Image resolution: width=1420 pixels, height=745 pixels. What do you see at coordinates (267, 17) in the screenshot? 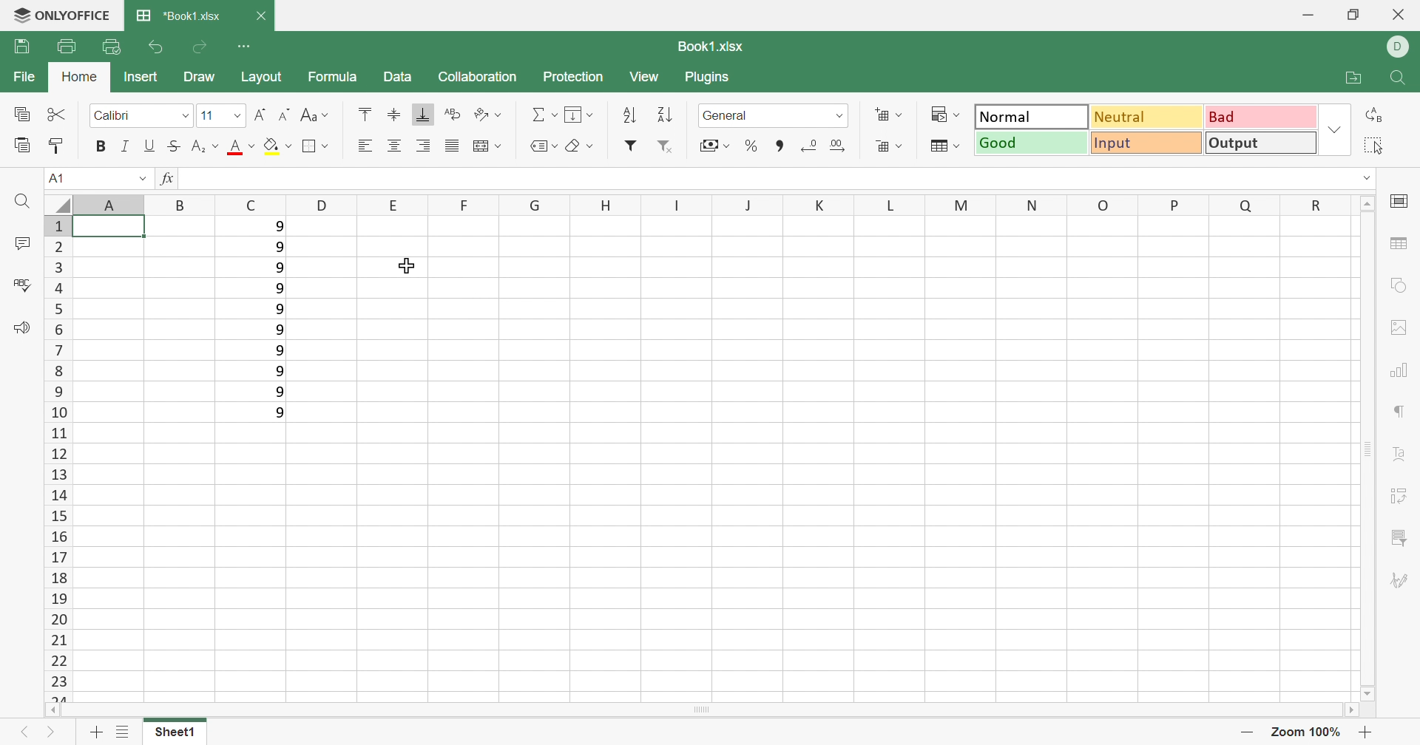
I see `Close` at bounding box center [267, 17].